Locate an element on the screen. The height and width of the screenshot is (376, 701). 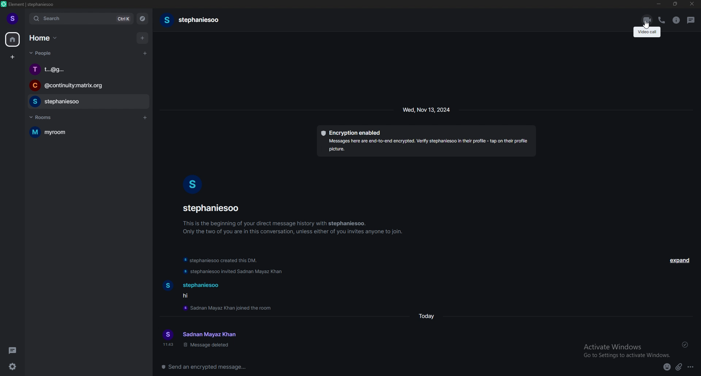
room info is located at coordinates (676, 20).